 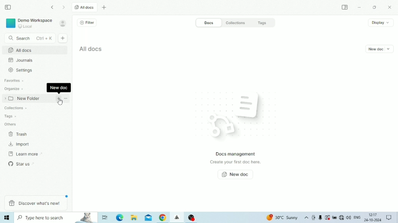 What do you see at coordinates (8, 7) in the screenshot?
I see `Collapse sidebar` at bounding box center [8, 7].